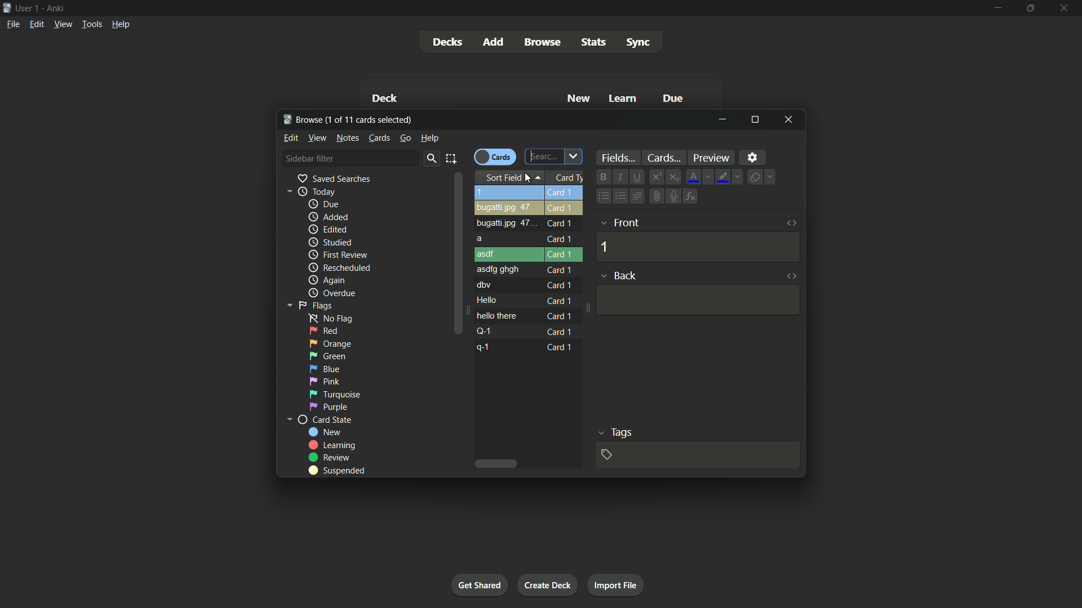 This screenshot has height=608, width=1082. Describe the element at coordinates (483, 331) in the screenshot. I see `q-1` at that location.